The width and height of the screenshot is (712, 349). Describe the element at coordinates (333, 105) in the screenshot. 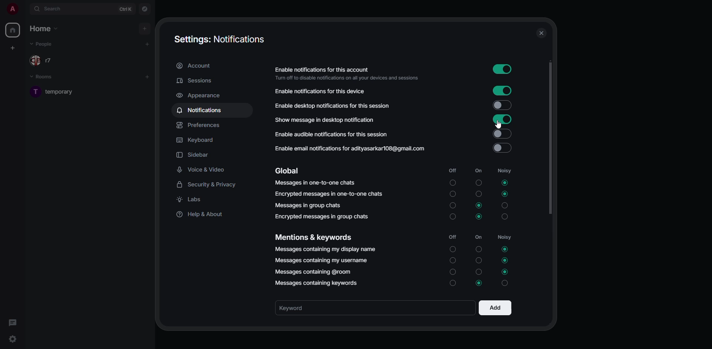

I see `enable desktop notifications for this session` at that location.